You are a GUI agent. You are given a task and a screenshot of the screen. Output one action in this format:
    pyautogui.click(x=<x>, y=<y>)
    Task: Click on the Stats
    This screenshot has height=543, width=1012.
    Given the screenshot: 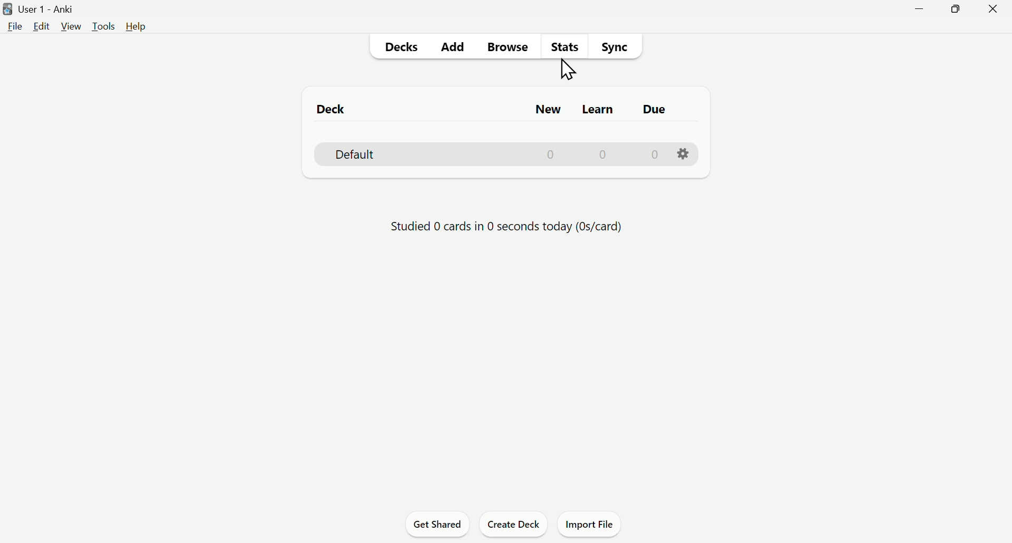 What is the action you would take?
    pyautogui.click(x=557, y=49)
    